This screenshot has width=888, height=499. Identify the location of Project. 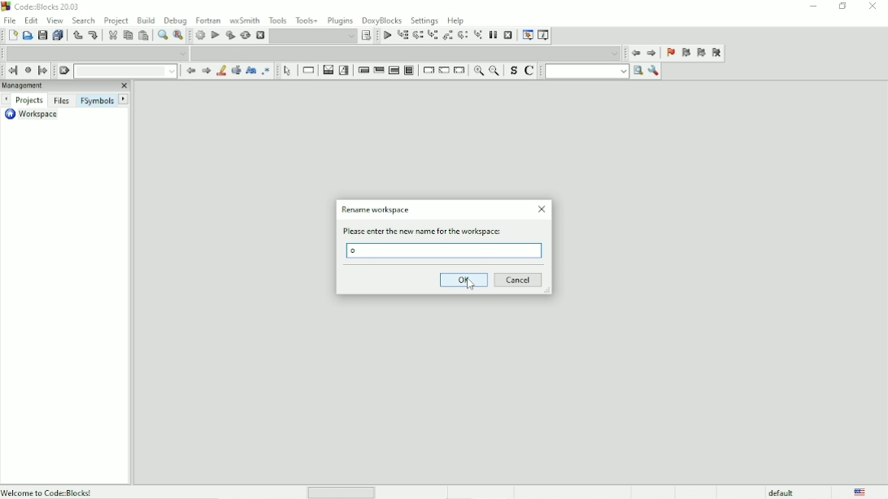
(117, 20).